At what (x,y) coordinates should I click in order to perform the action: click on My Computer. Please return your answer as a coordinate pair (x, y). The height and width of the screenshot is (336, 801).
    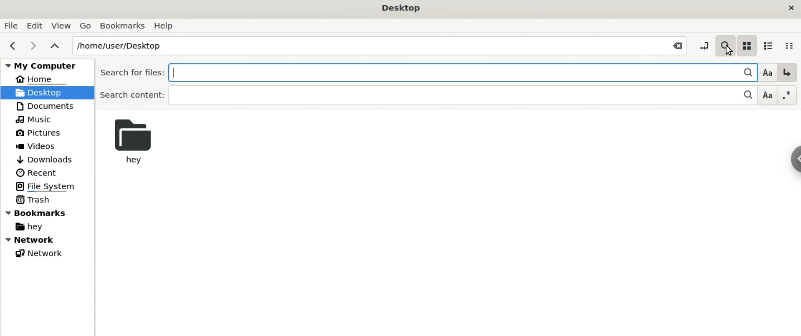
    Looking at the image, I should click on (46, 65).